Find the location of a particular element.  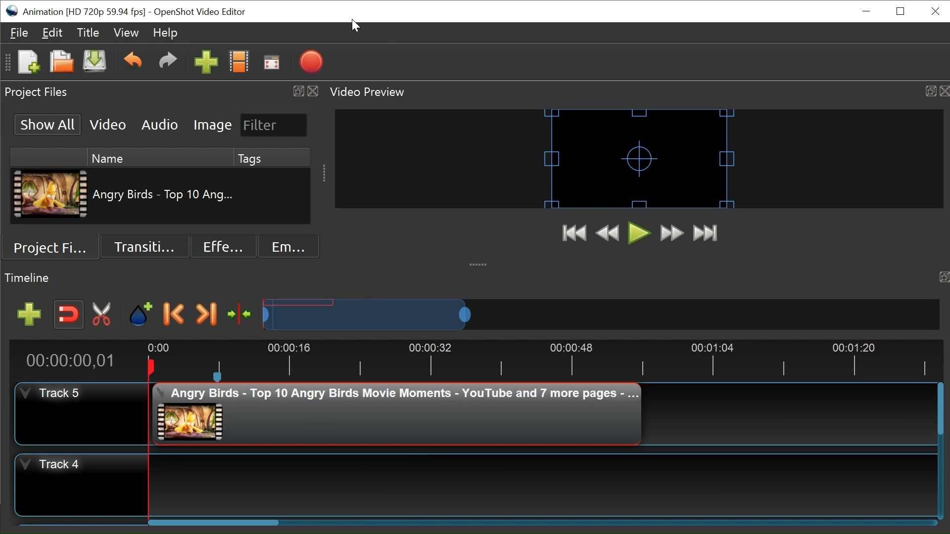

Emoji is located at coordinates (281, 247).